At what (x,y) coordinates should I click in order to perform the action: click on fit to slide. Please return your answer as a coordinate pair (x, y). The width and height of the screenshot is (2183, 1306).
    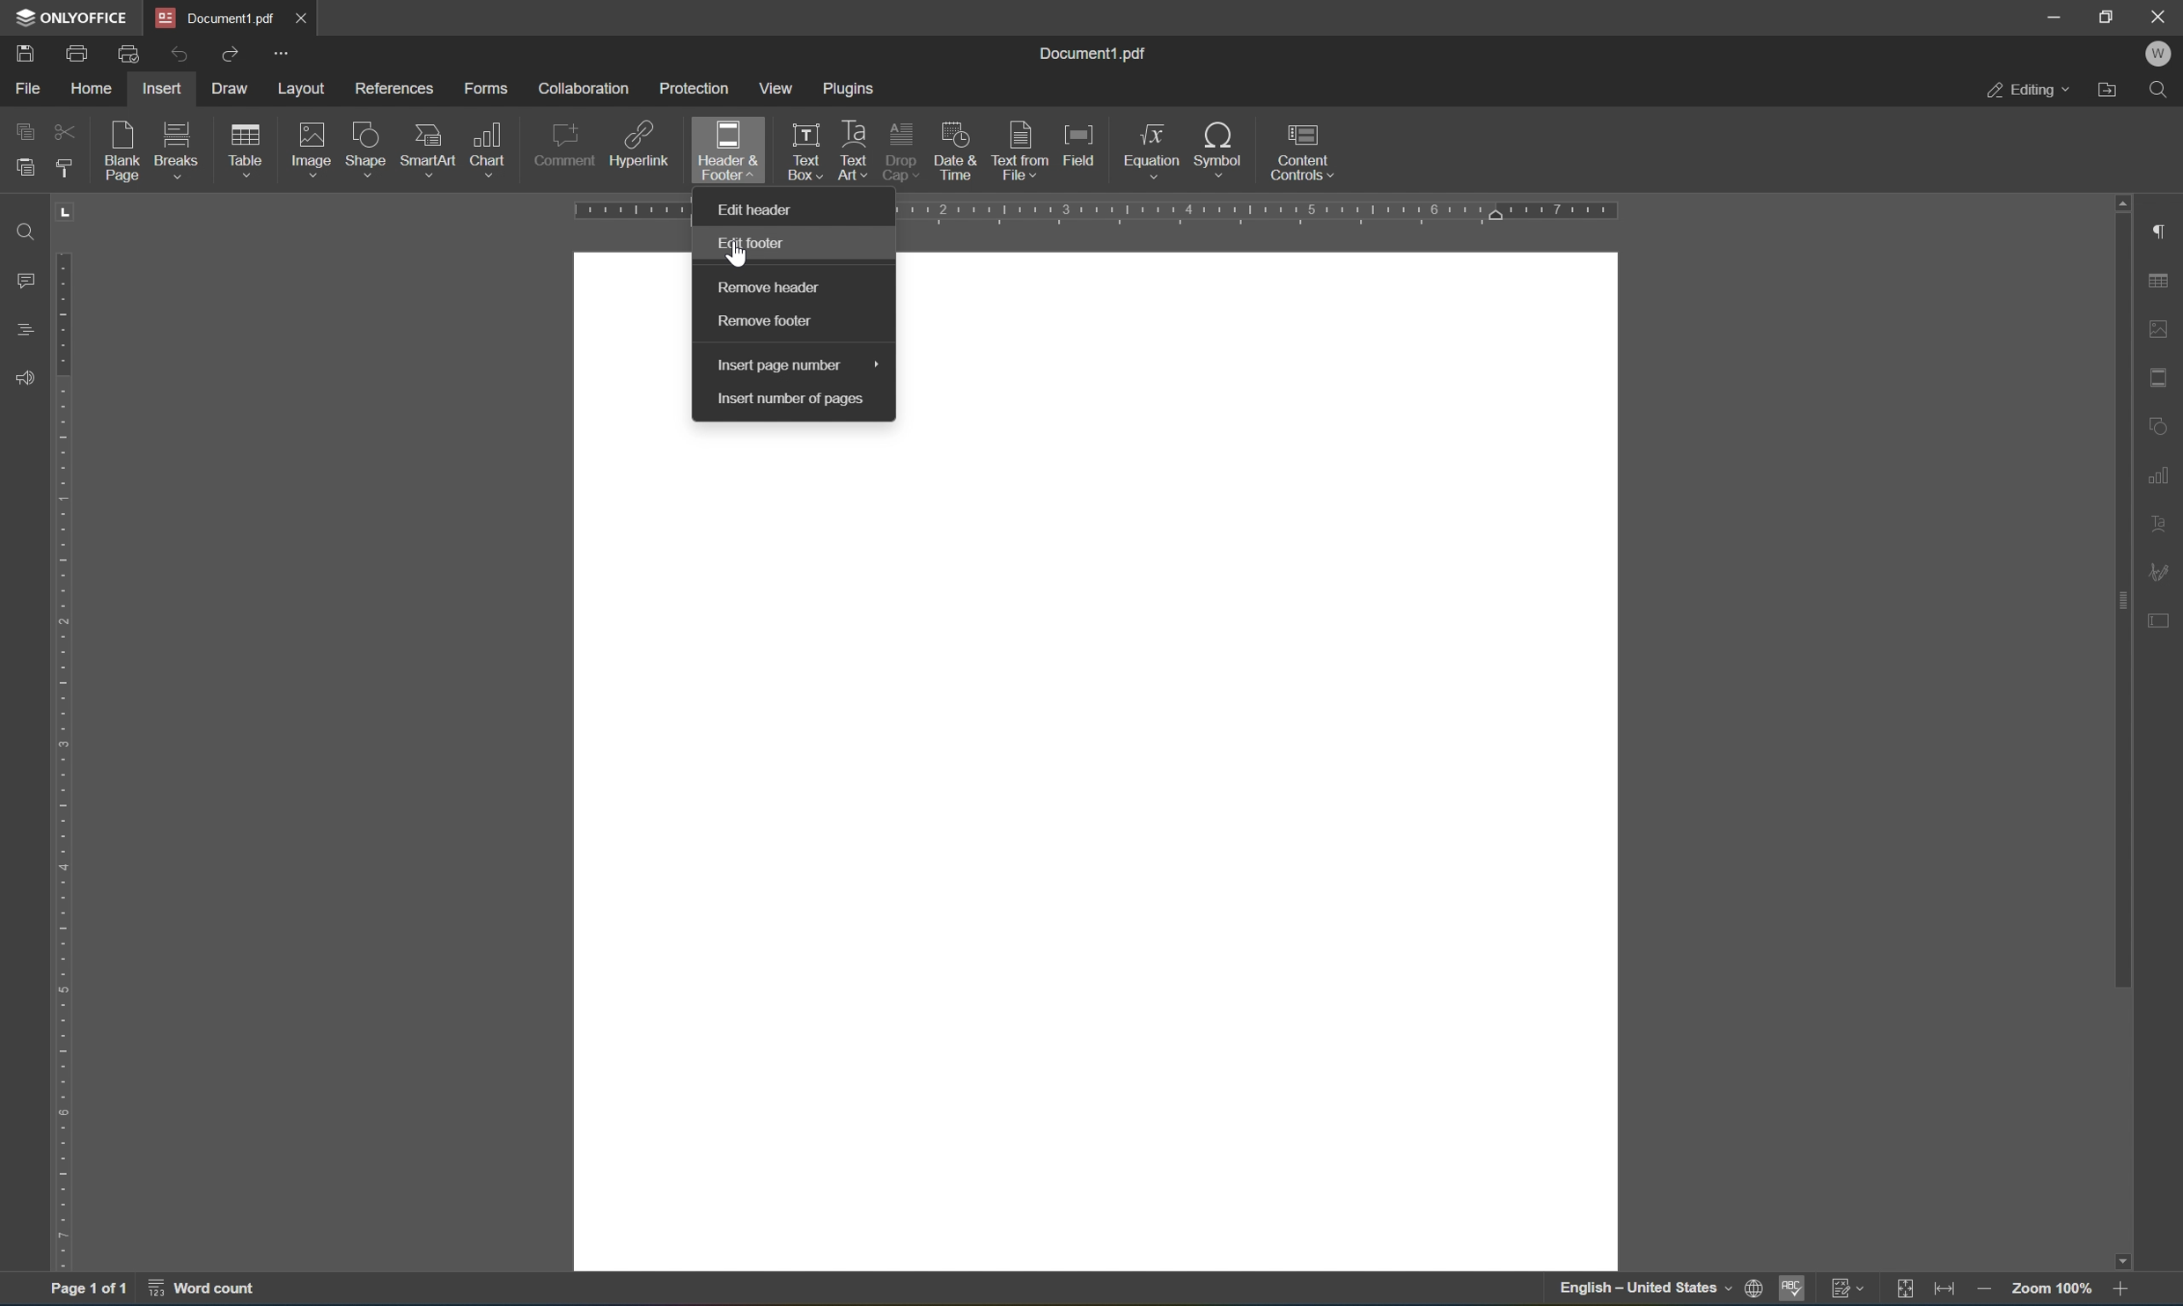
    Looking at the image, I should click on (1903, 1291).